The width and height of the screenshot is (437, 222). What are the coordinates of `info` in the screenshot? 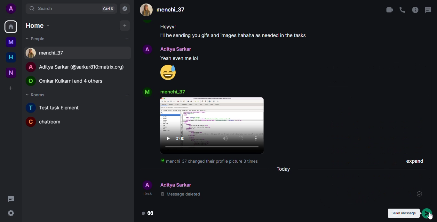 It's located at (415, 10).